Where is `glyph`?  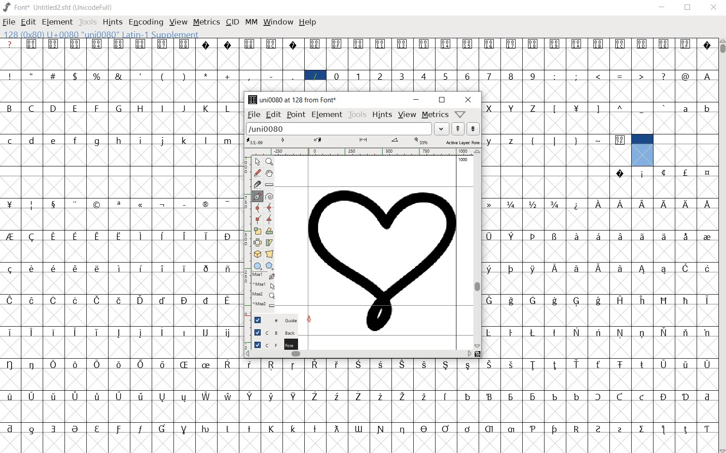
glyph is located at coordinates (555, 397).